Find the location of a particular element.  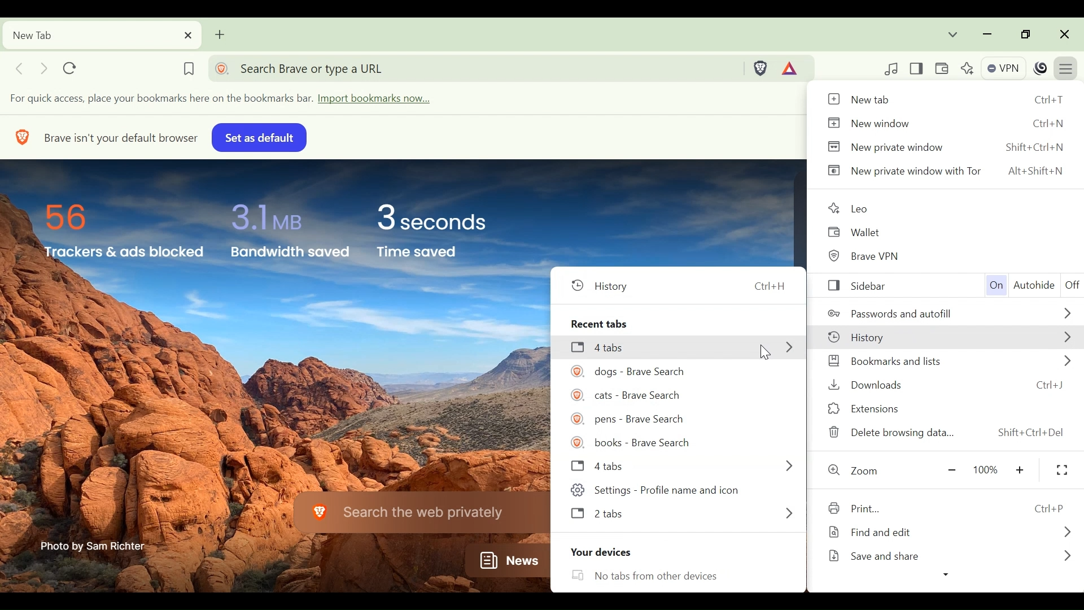

Recent tabs is located at coordinates (601, 322).